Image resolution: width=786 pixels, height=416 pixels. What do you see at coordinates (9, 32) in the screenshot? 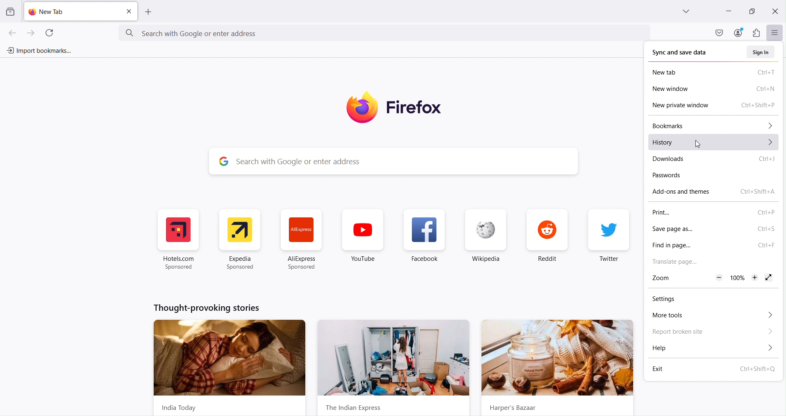
I see `Go backward one page` at bounding box center [9, 32].